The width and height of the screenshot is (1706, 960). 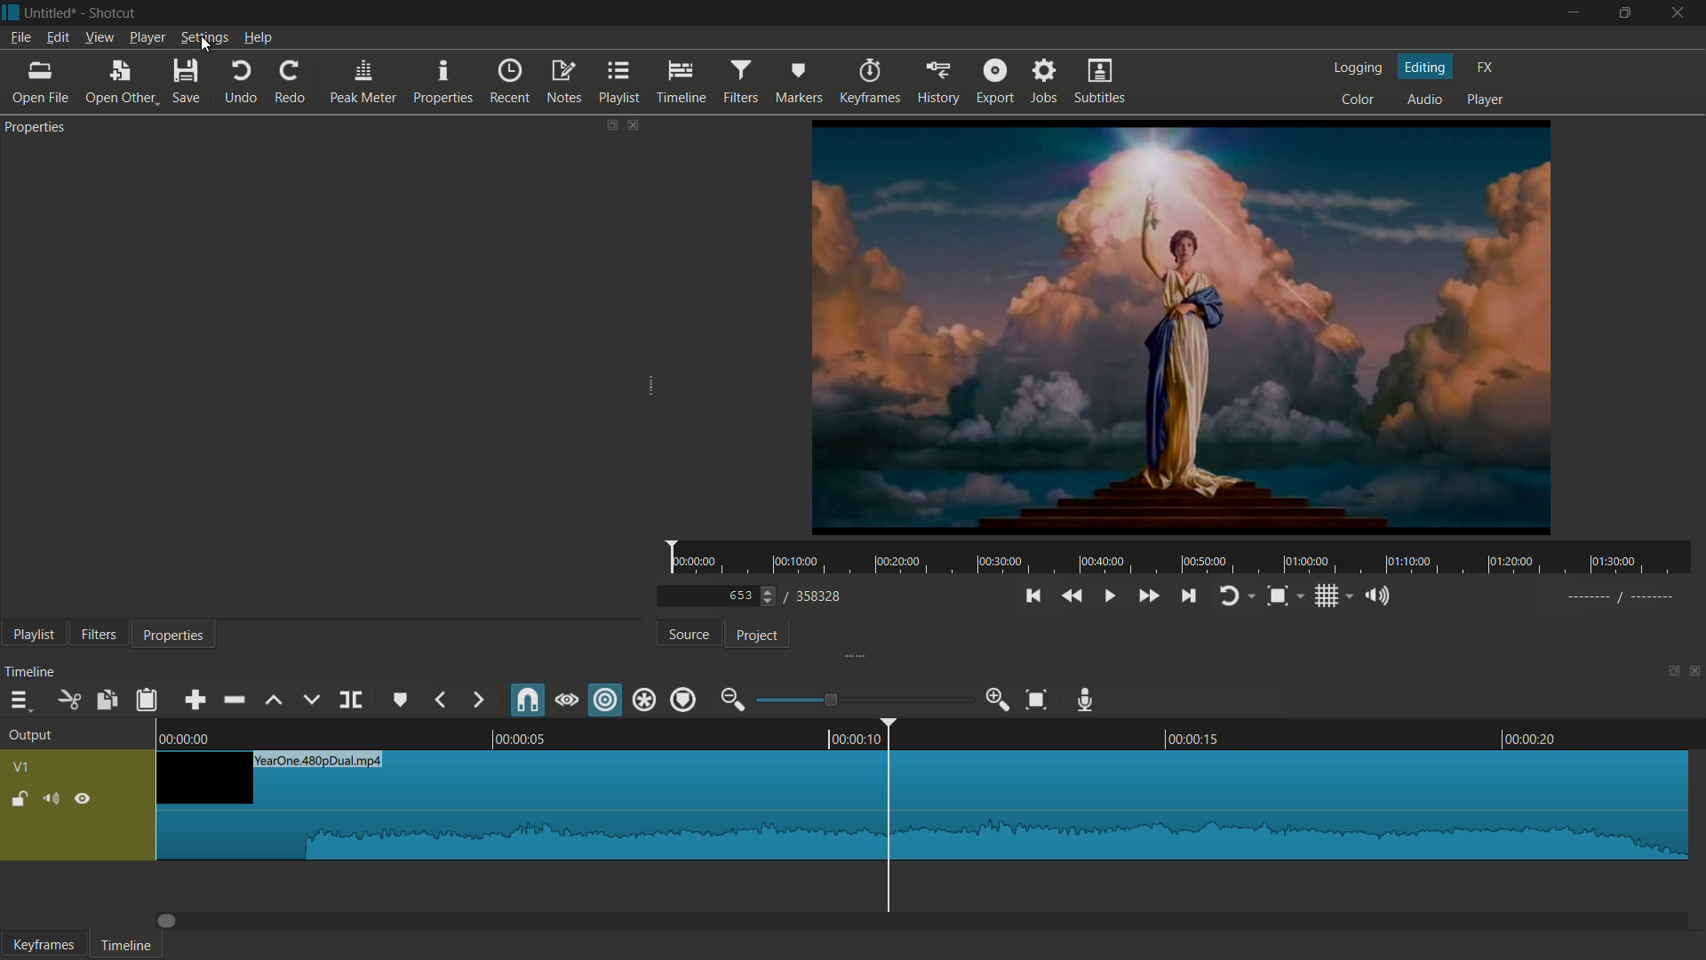 What do you see at coordinates (46, 946) in the screenshot?
I see `keyframes` at bounding box center [46, 946].